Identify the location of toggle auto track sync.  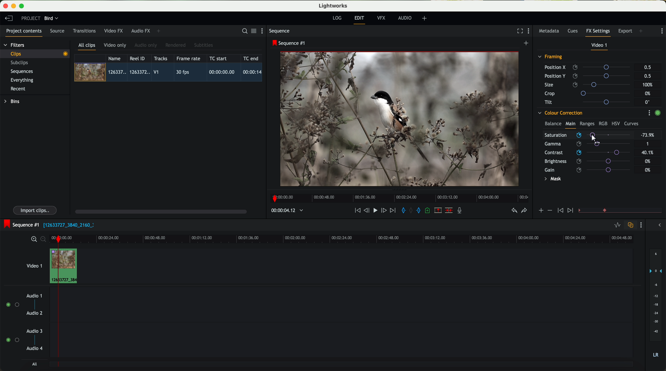
(629, 225).